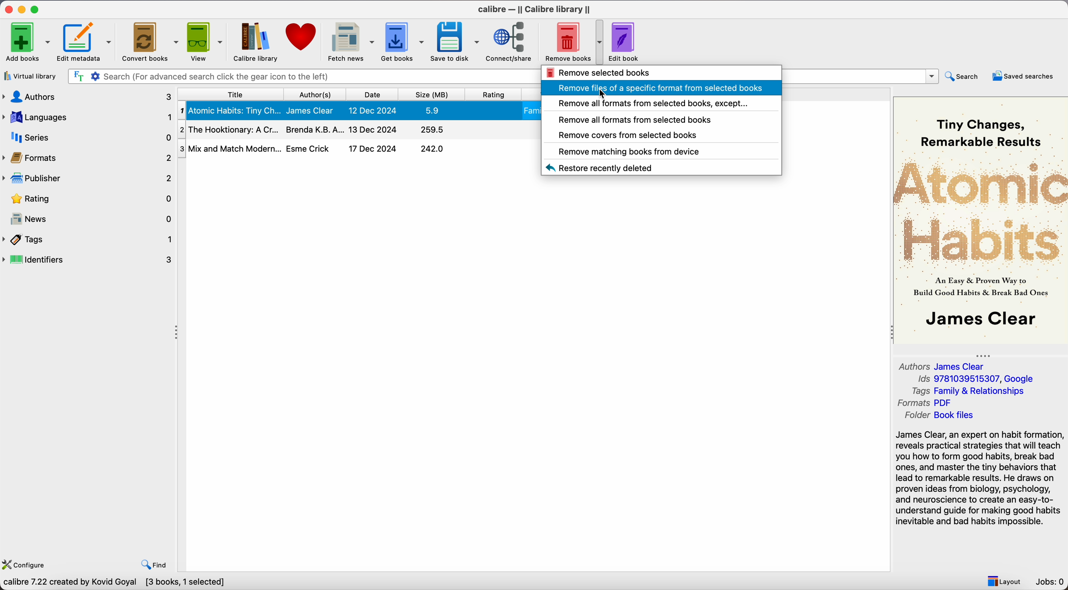  I want to click on click on remove files of a specific format from selected books, so click(661, 89).